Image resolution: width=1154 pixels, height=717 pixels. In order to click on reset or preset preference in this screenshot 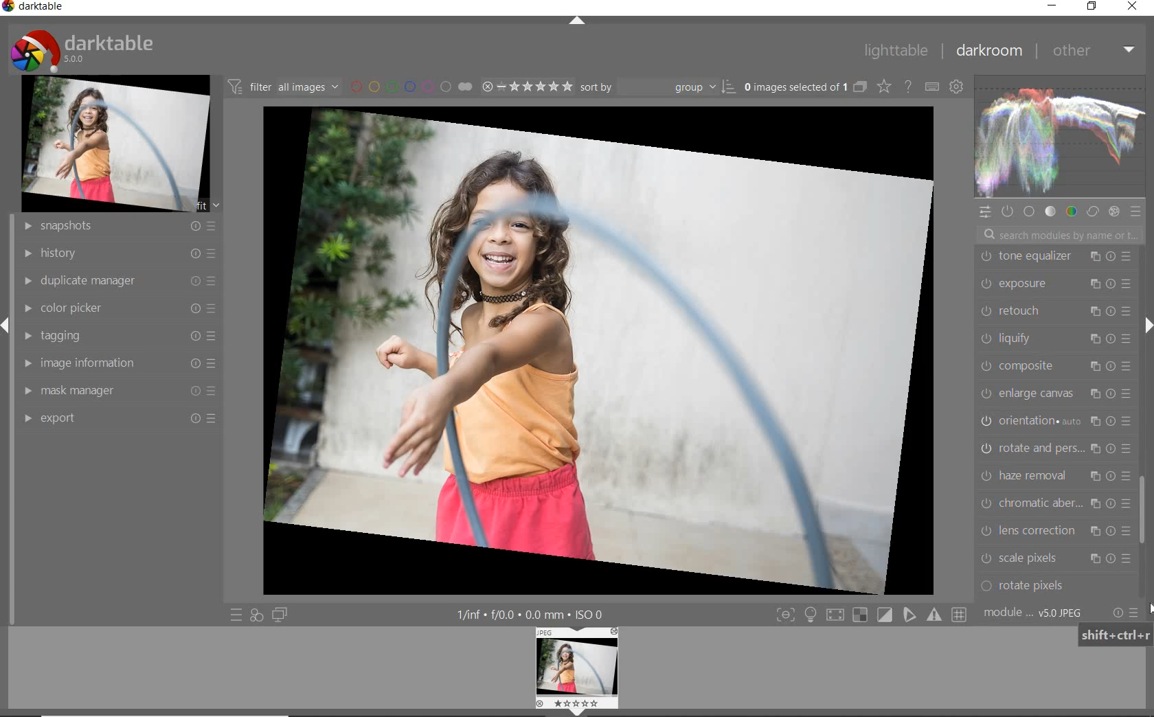, I will do `click(1122, 613)`.